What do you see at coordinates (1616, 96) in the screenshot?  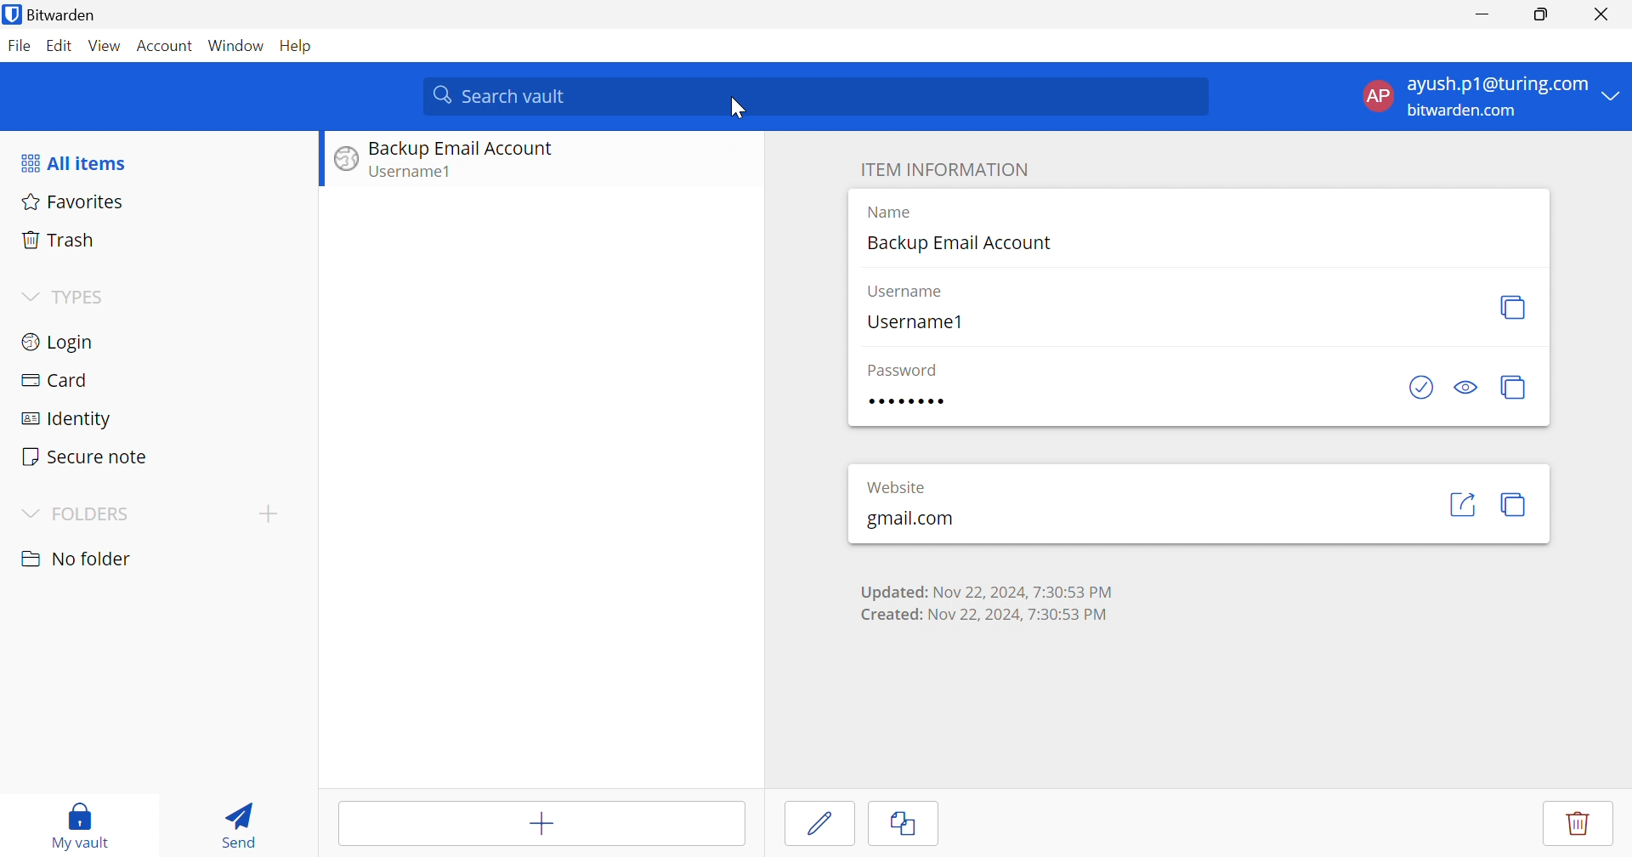 I see `Drop Down` at bounding box center [1616, 96].